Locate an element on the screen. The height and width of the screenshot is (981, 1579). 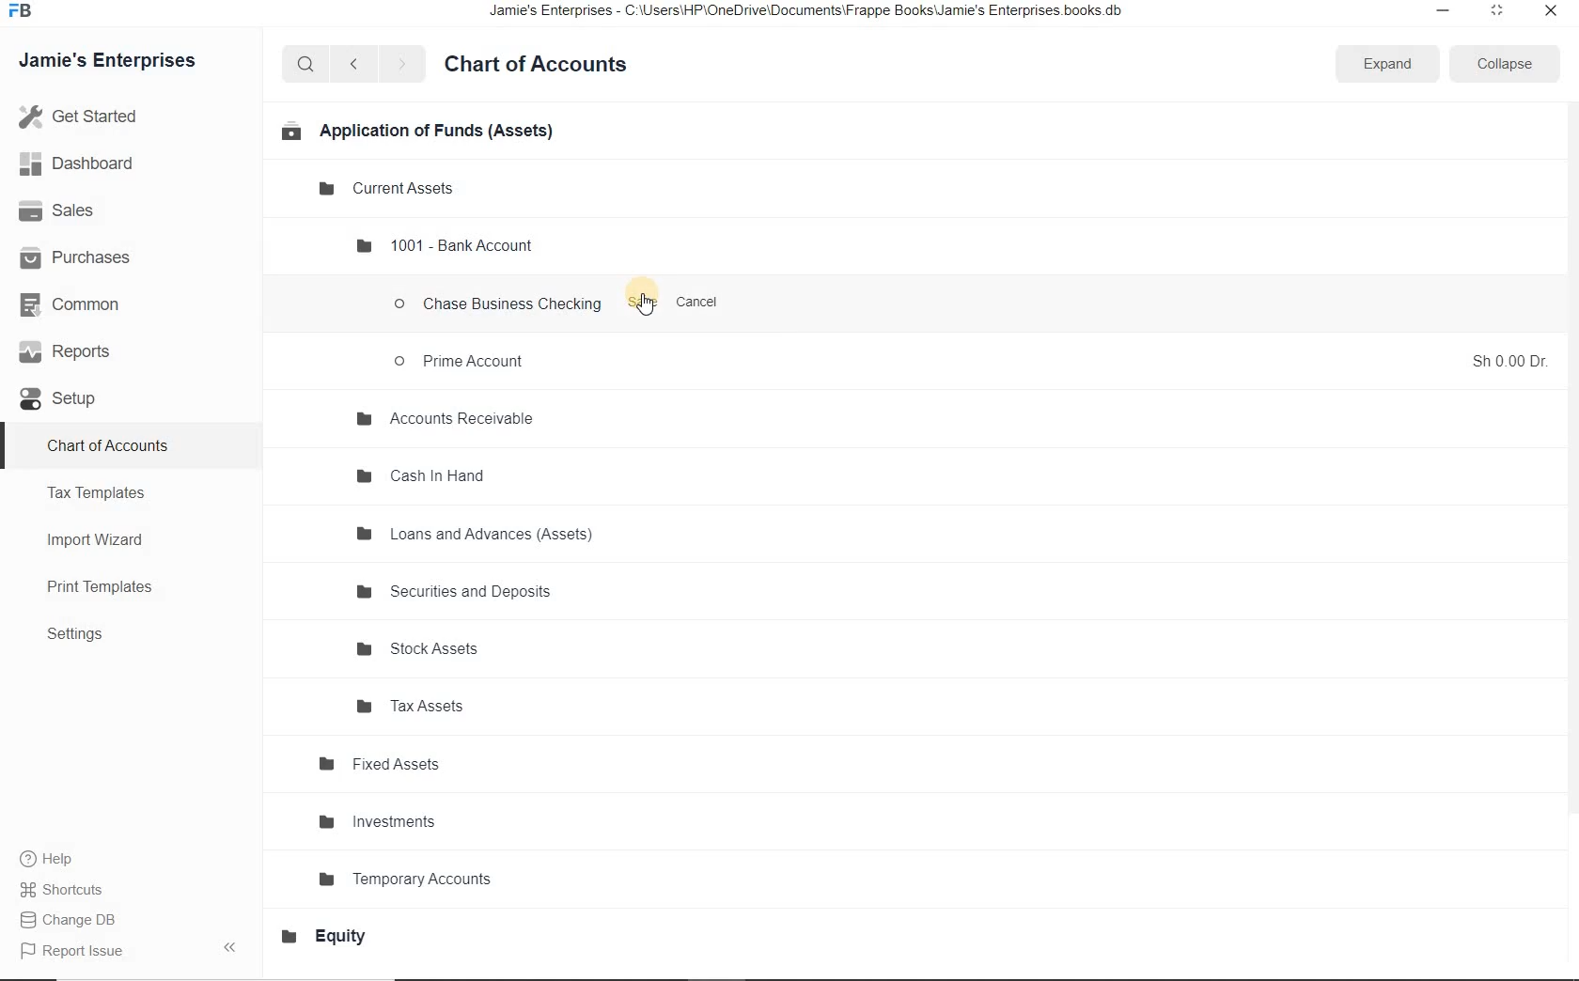
expand is located at coordinates (234, 946).